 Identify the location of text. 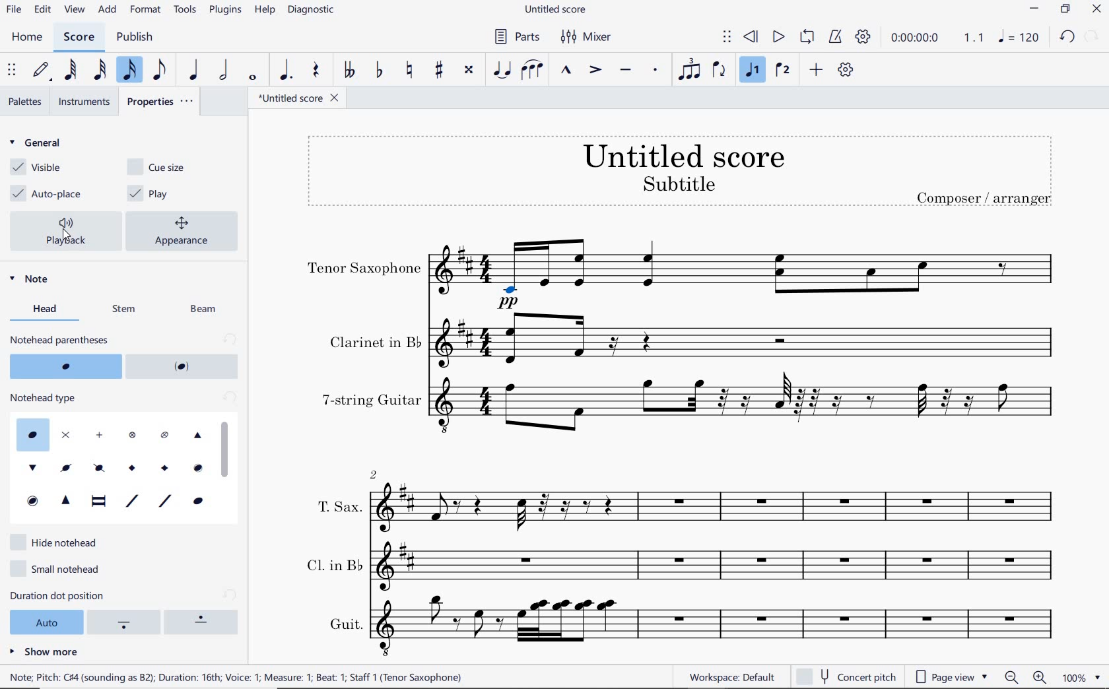
(60, 339).